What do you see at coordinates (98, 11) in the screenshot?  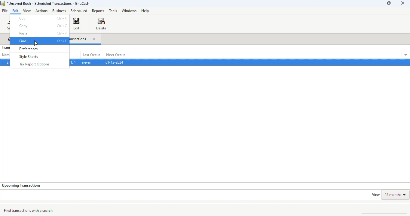 I see `reports` at bounding box center [98, 11].